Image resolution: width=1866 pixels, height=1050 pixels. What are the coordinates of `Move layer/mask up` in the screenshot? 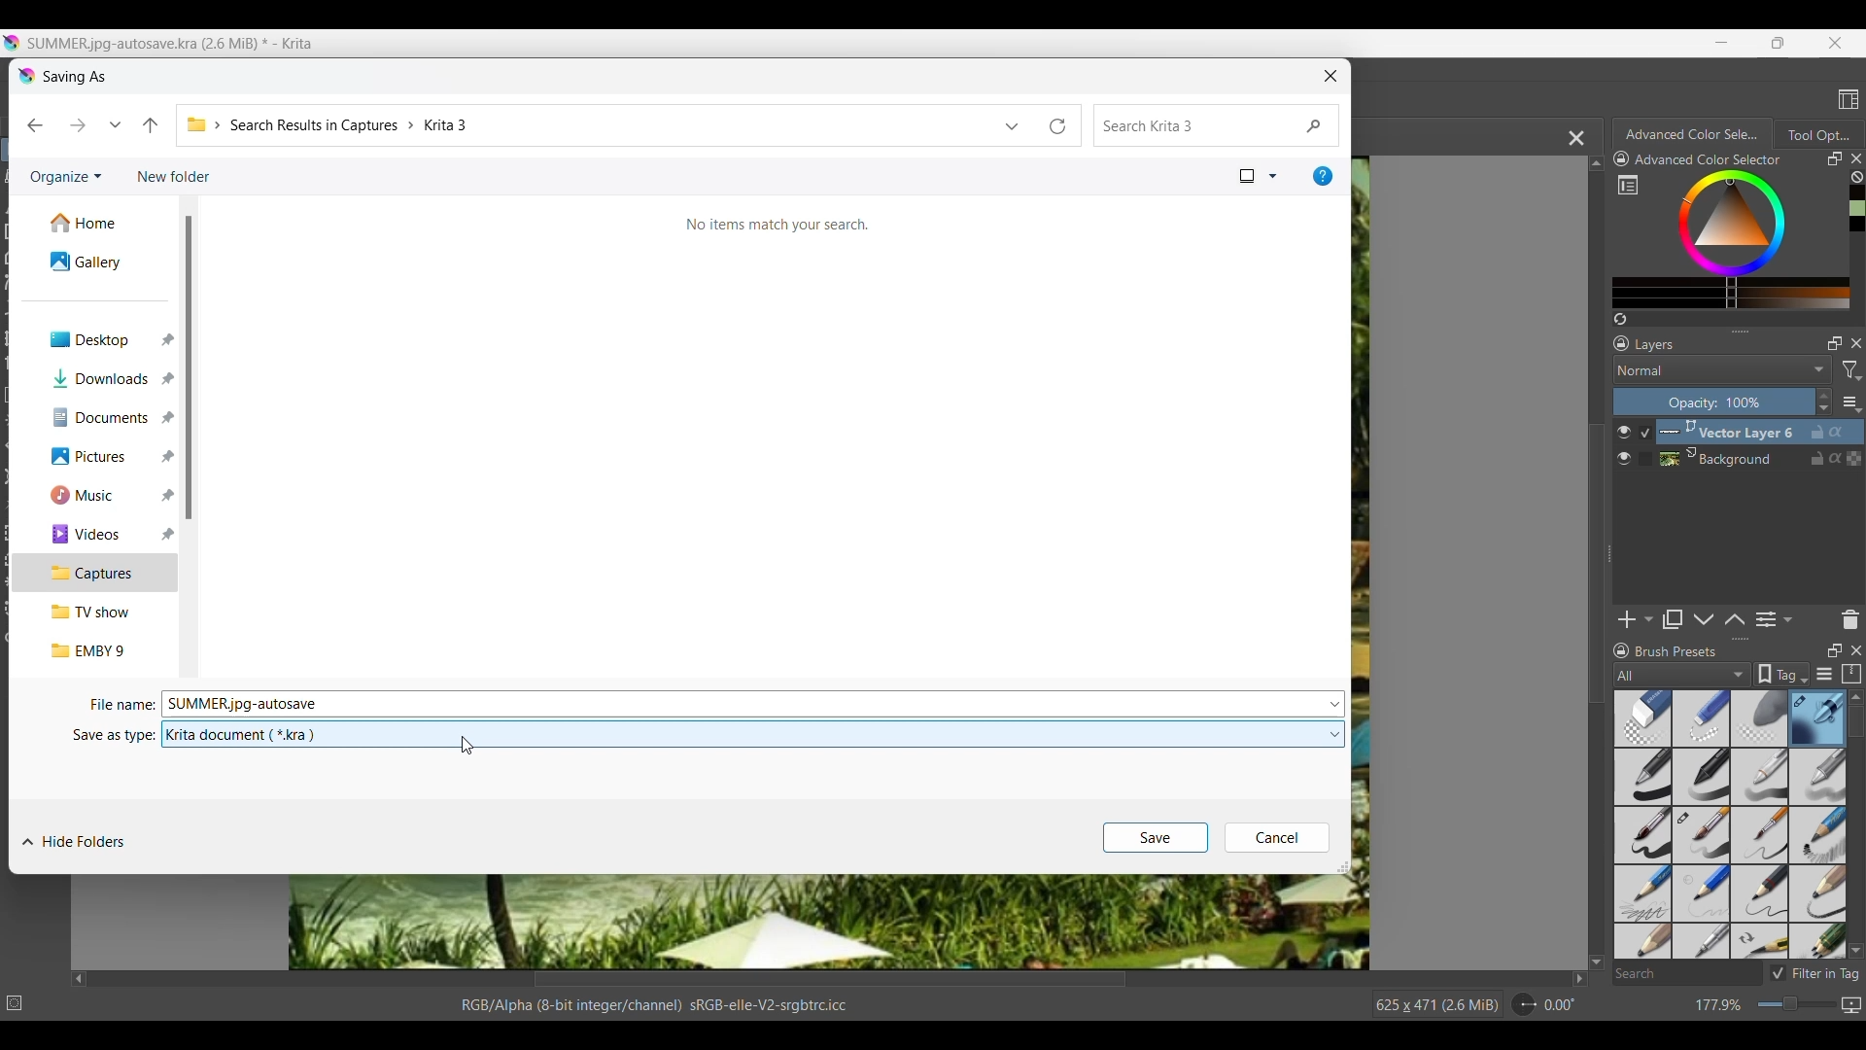 It's located at (1734, 619).